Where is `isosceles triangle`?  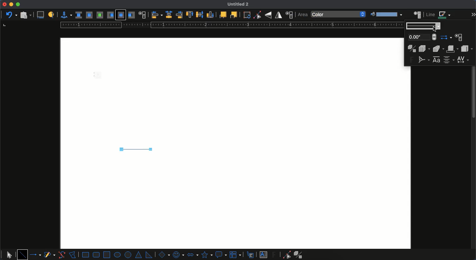
isosceles triangle is located at coordinates (139, 255).